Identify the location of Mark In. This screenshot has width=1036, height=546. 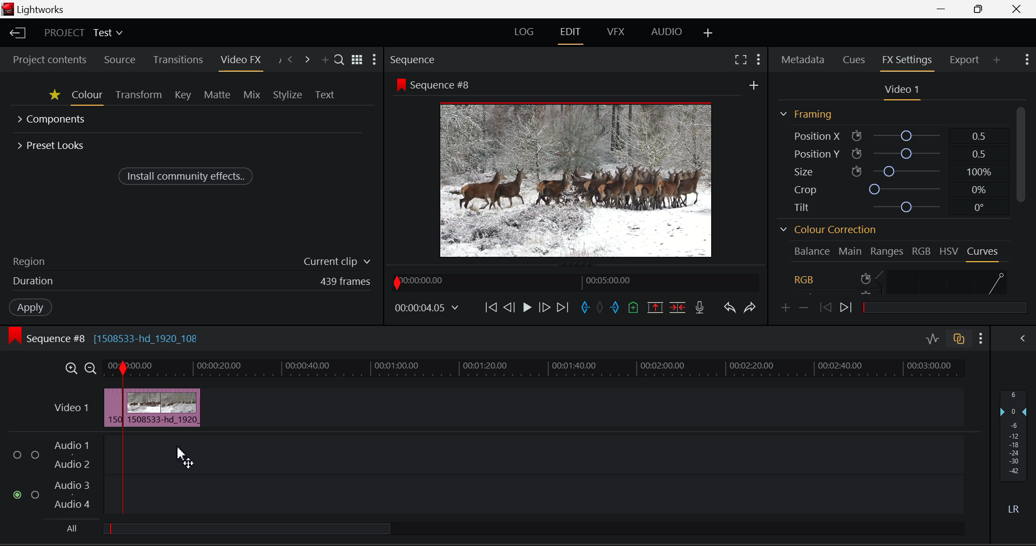
(585, 307).